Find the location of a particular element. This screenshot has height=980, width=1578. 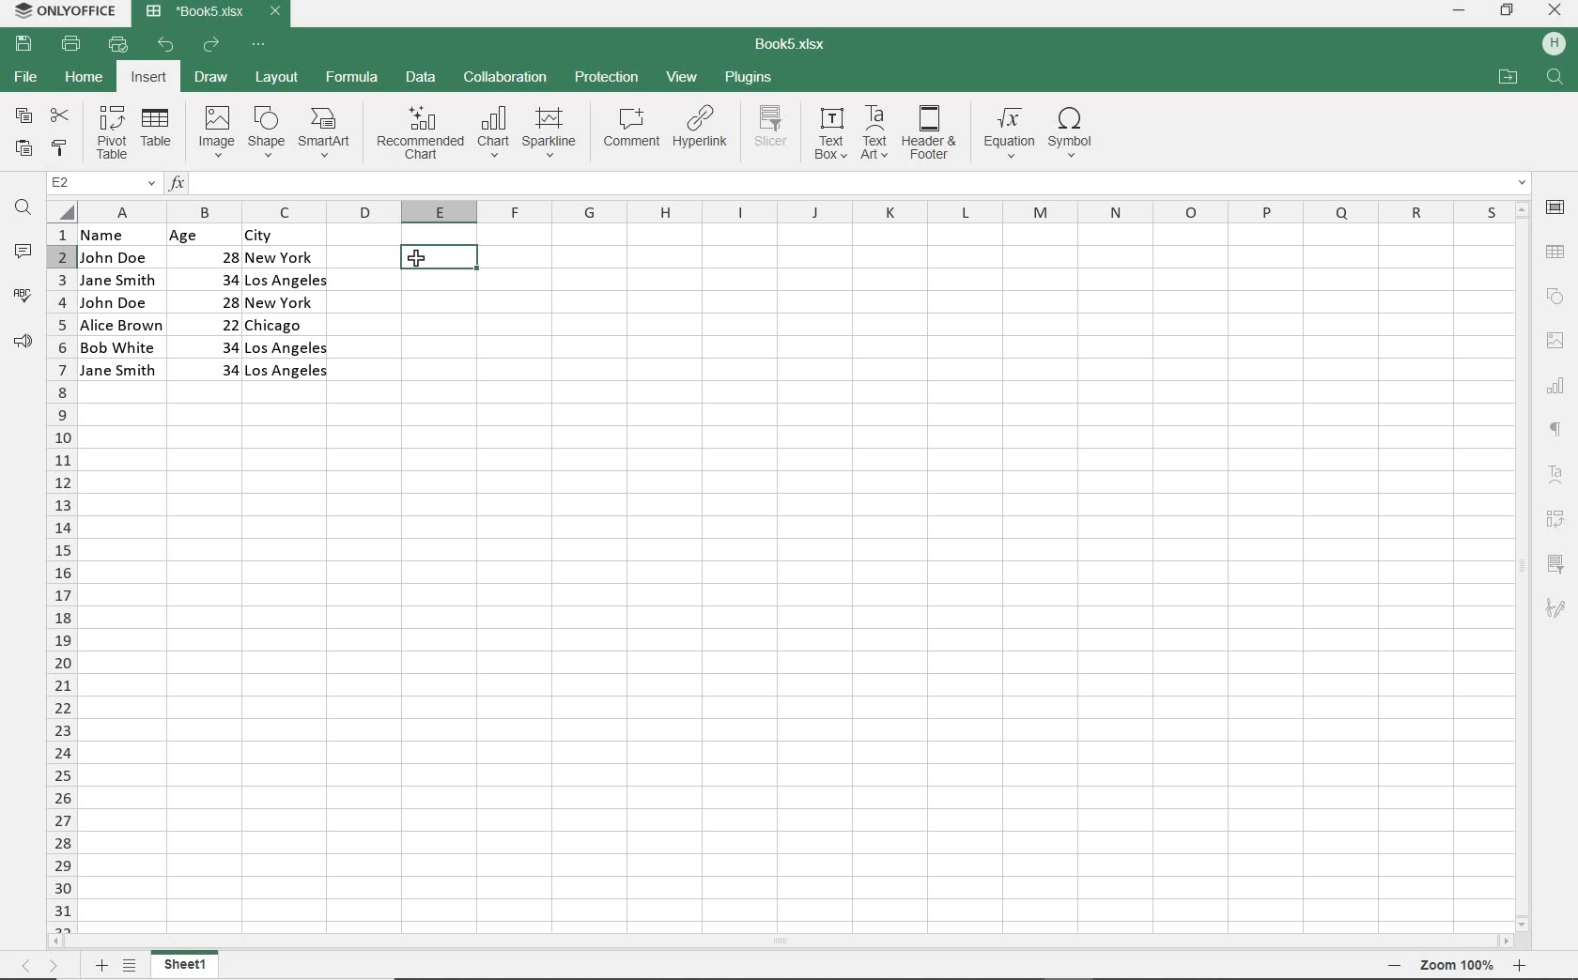

OPEN FILE LOCATION is located at coordinates (1507, 78).